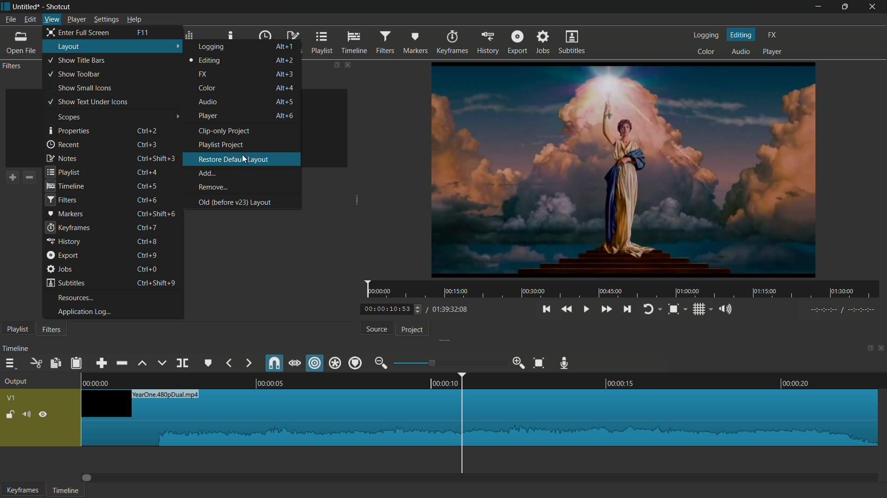  What do you see at coordinates (87, 102) in the screenshot?
I see `show text under icons` at bounding box center [87, 102].